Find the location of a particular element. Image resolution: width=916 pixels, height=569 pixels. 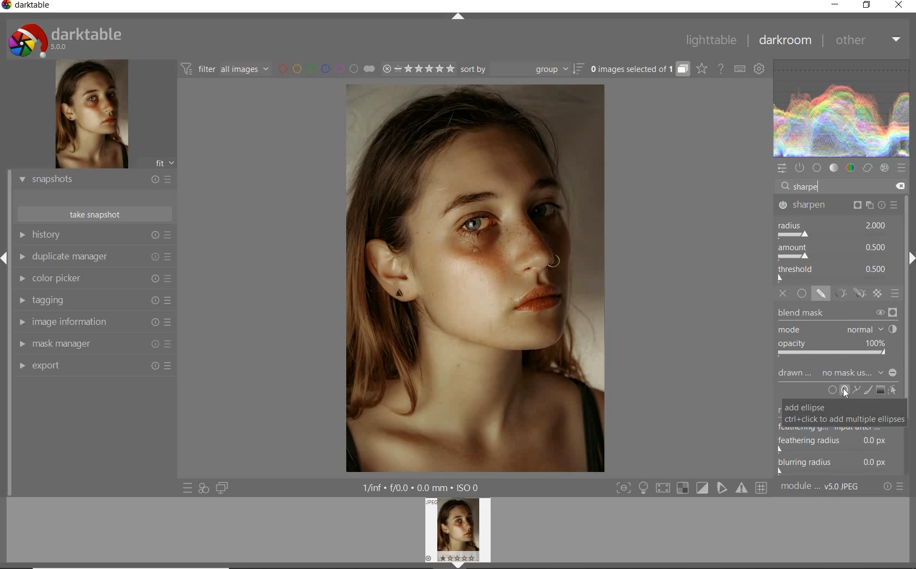

selected image is located at coordinates (472, 277).